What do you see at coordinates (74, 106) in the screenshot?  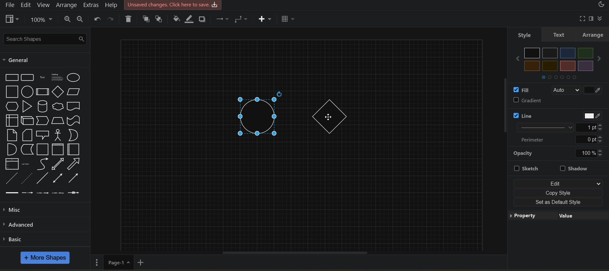 I see `Document` at bounding box center [74, 106].